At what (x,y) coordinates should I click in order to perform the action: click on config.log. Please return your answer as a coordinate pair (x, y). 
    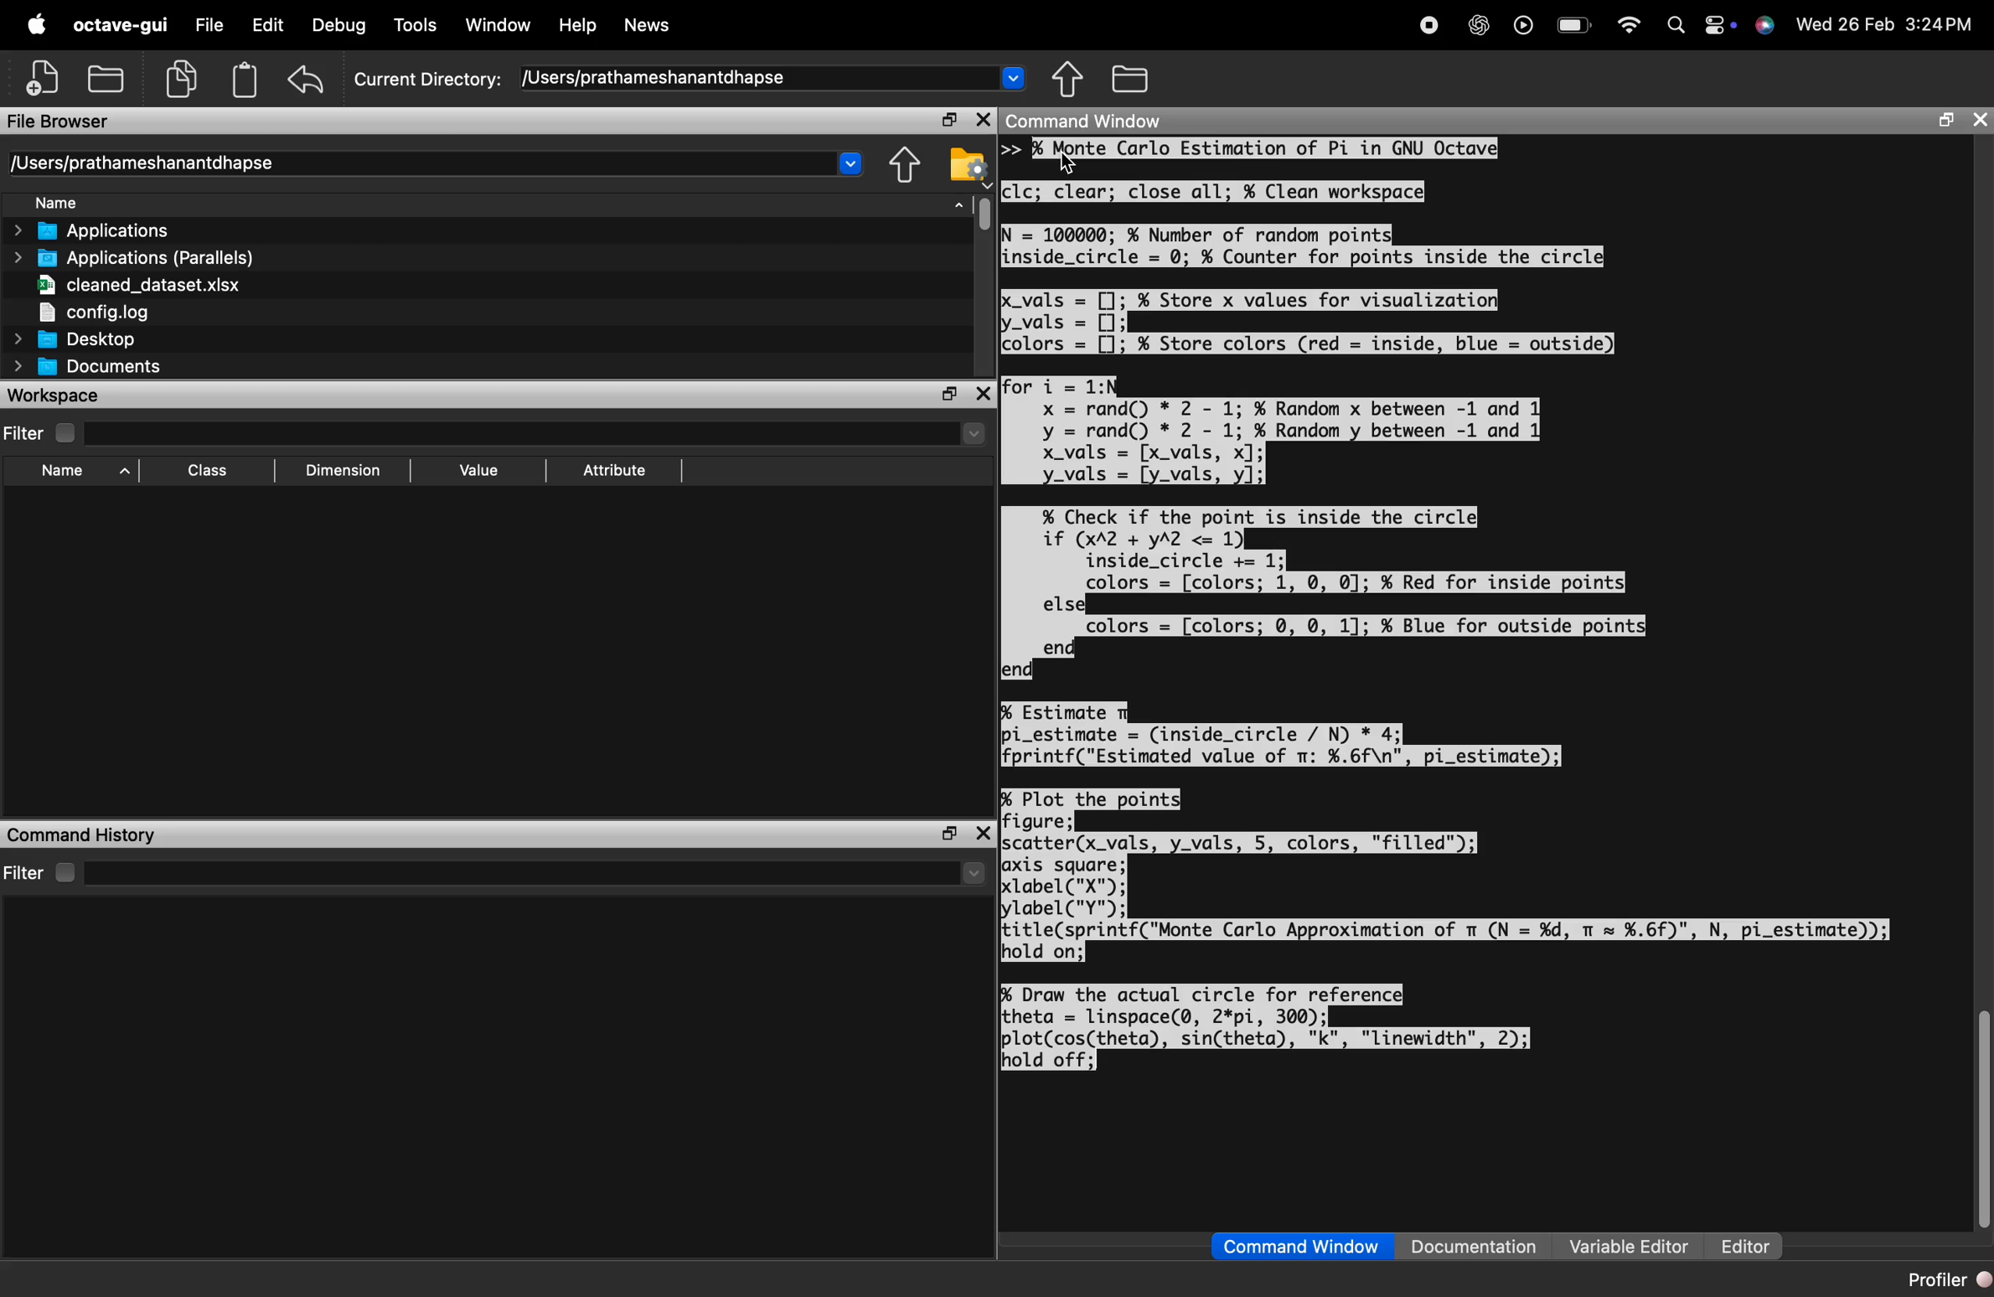
    Looking at the image, I should click on (134, 310).